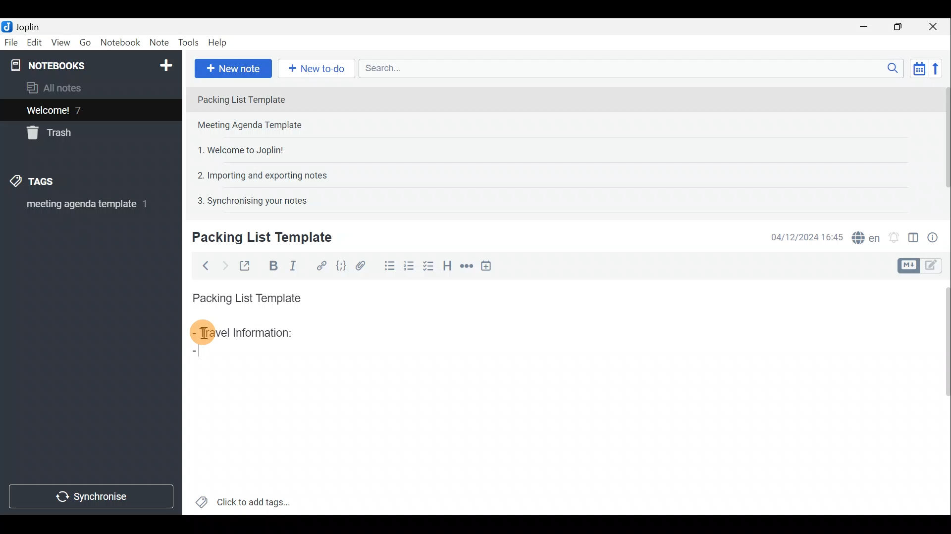 This screenshot has height=534, width=951. Describe the element at coordinates (10, 42) in the screenshot. I see `File` at that location.